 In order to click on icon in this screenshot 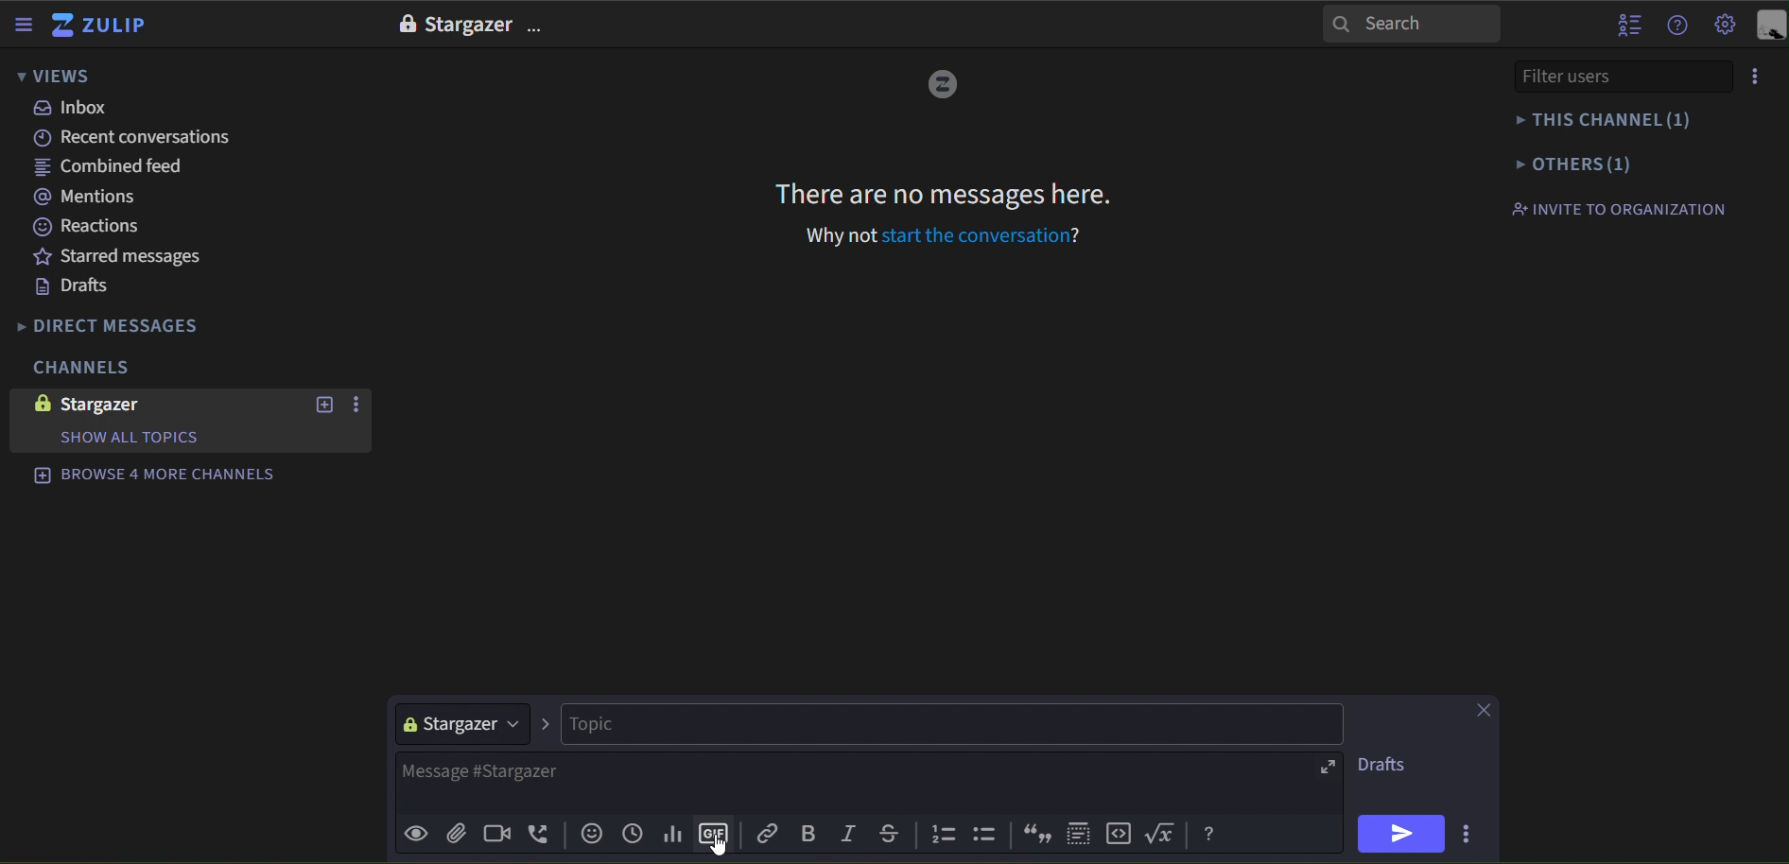, I will do `click(1121, 833)`.